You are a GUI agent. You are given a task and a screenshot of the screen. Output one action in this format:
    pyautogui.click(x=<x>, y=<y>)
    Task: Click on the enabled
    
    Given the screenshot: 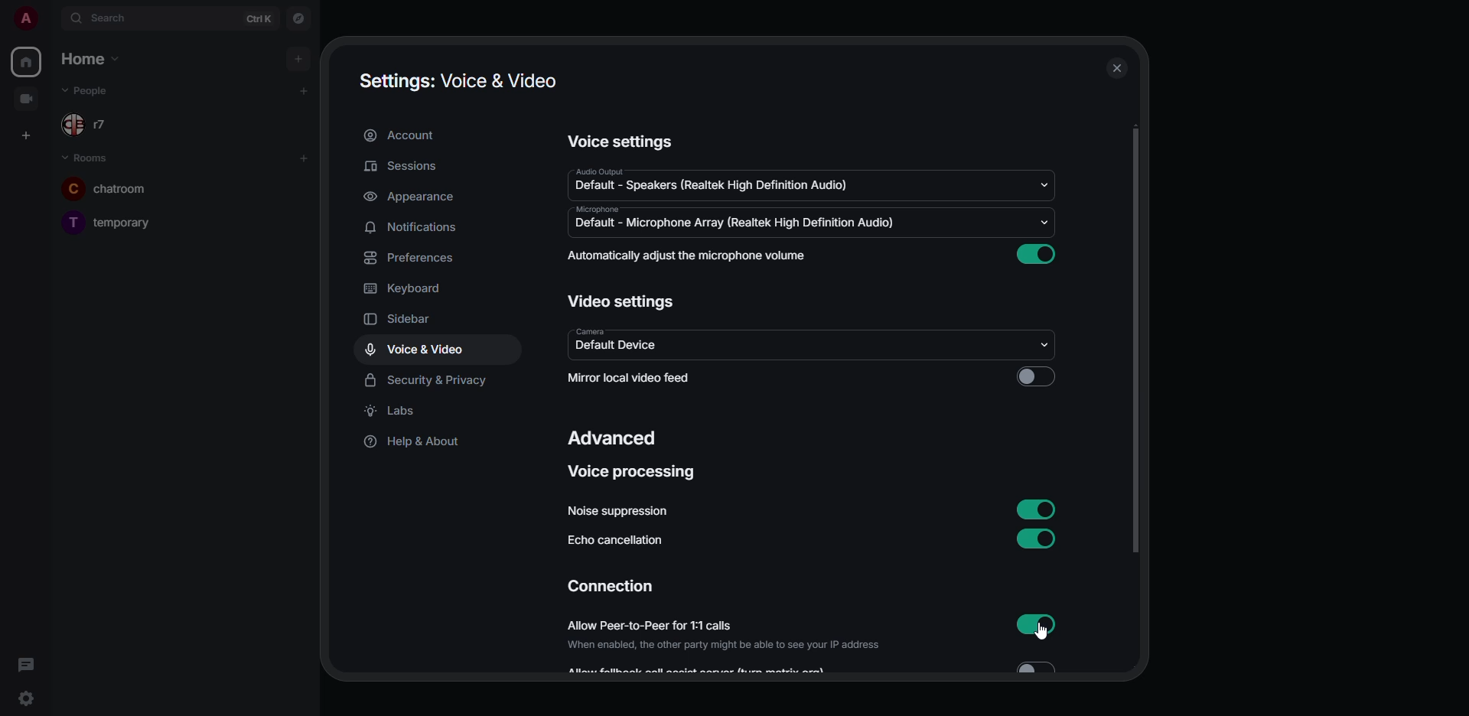 What is the action you would take?
    pyautogui.click(x=1040, y=623)
    